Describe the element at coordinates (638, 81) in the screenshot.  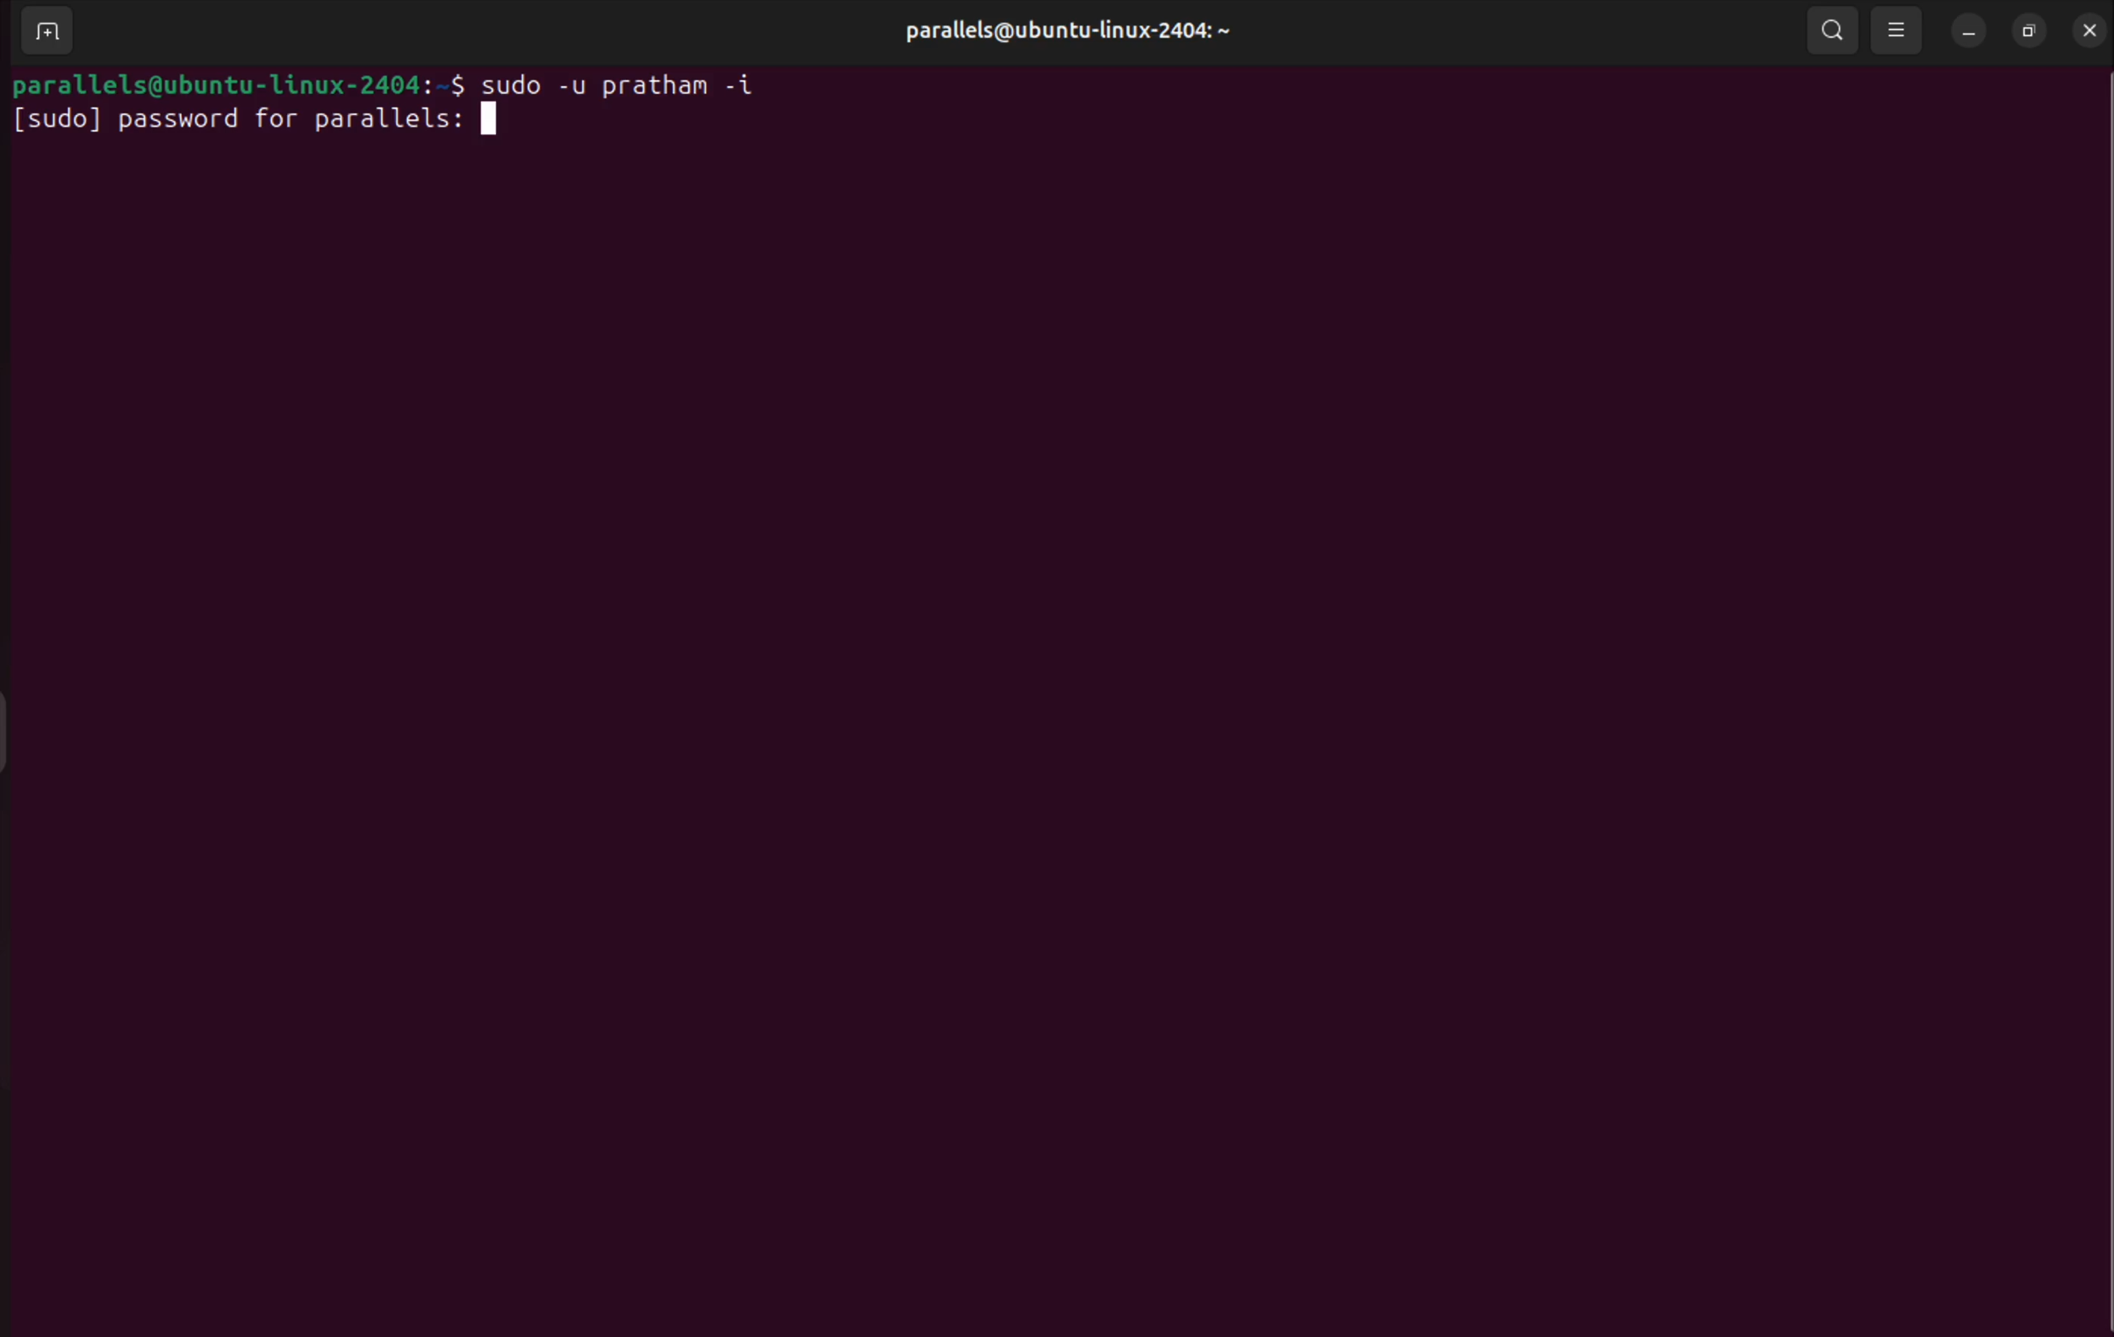
I see `sudo -u <username> -i` at that location.